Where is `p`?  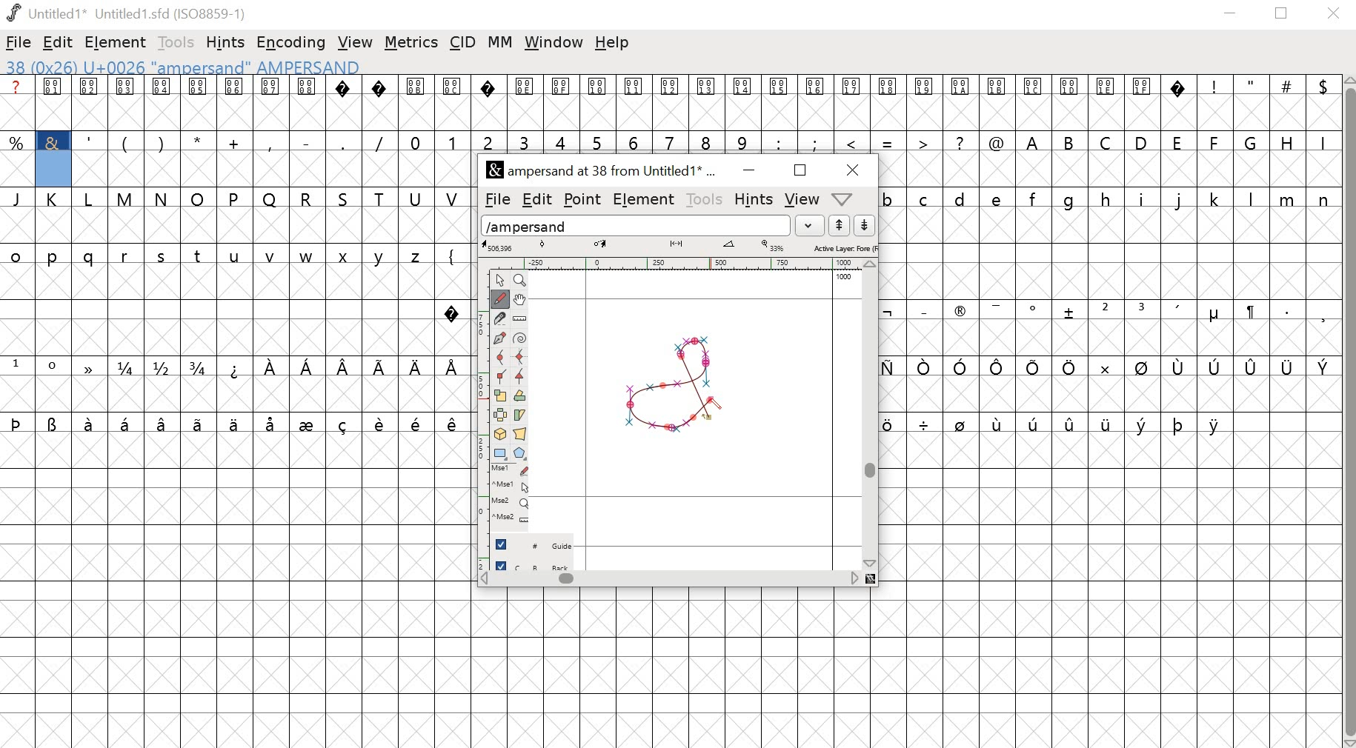
p is located at coordinates (55, 258).